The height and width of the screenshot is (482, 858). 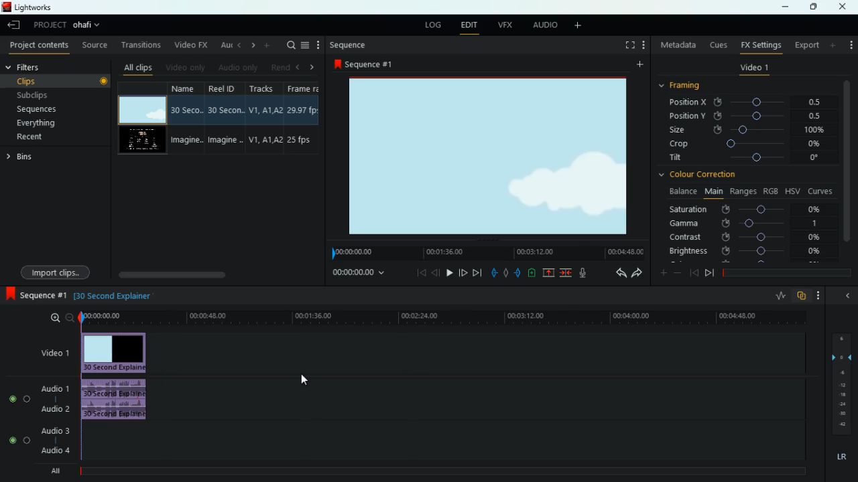 What do you see at coordinates (716, 46) in the screenshot?
I see `cues` at bounding box center [716, 46].